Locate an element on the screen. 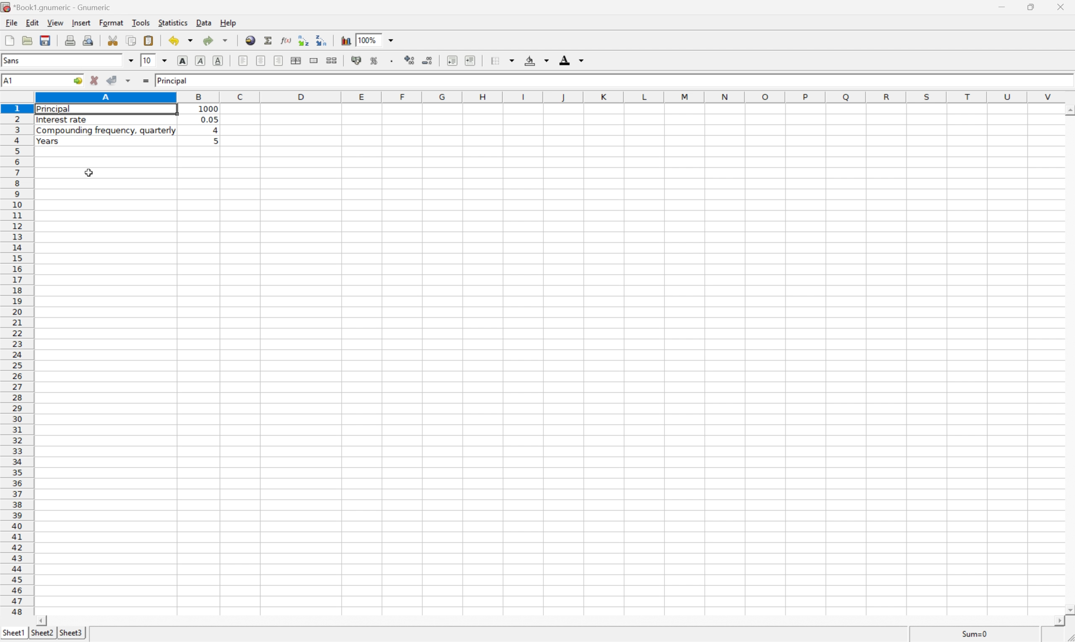  accept changes across selection is located at coordinates (128, 80).